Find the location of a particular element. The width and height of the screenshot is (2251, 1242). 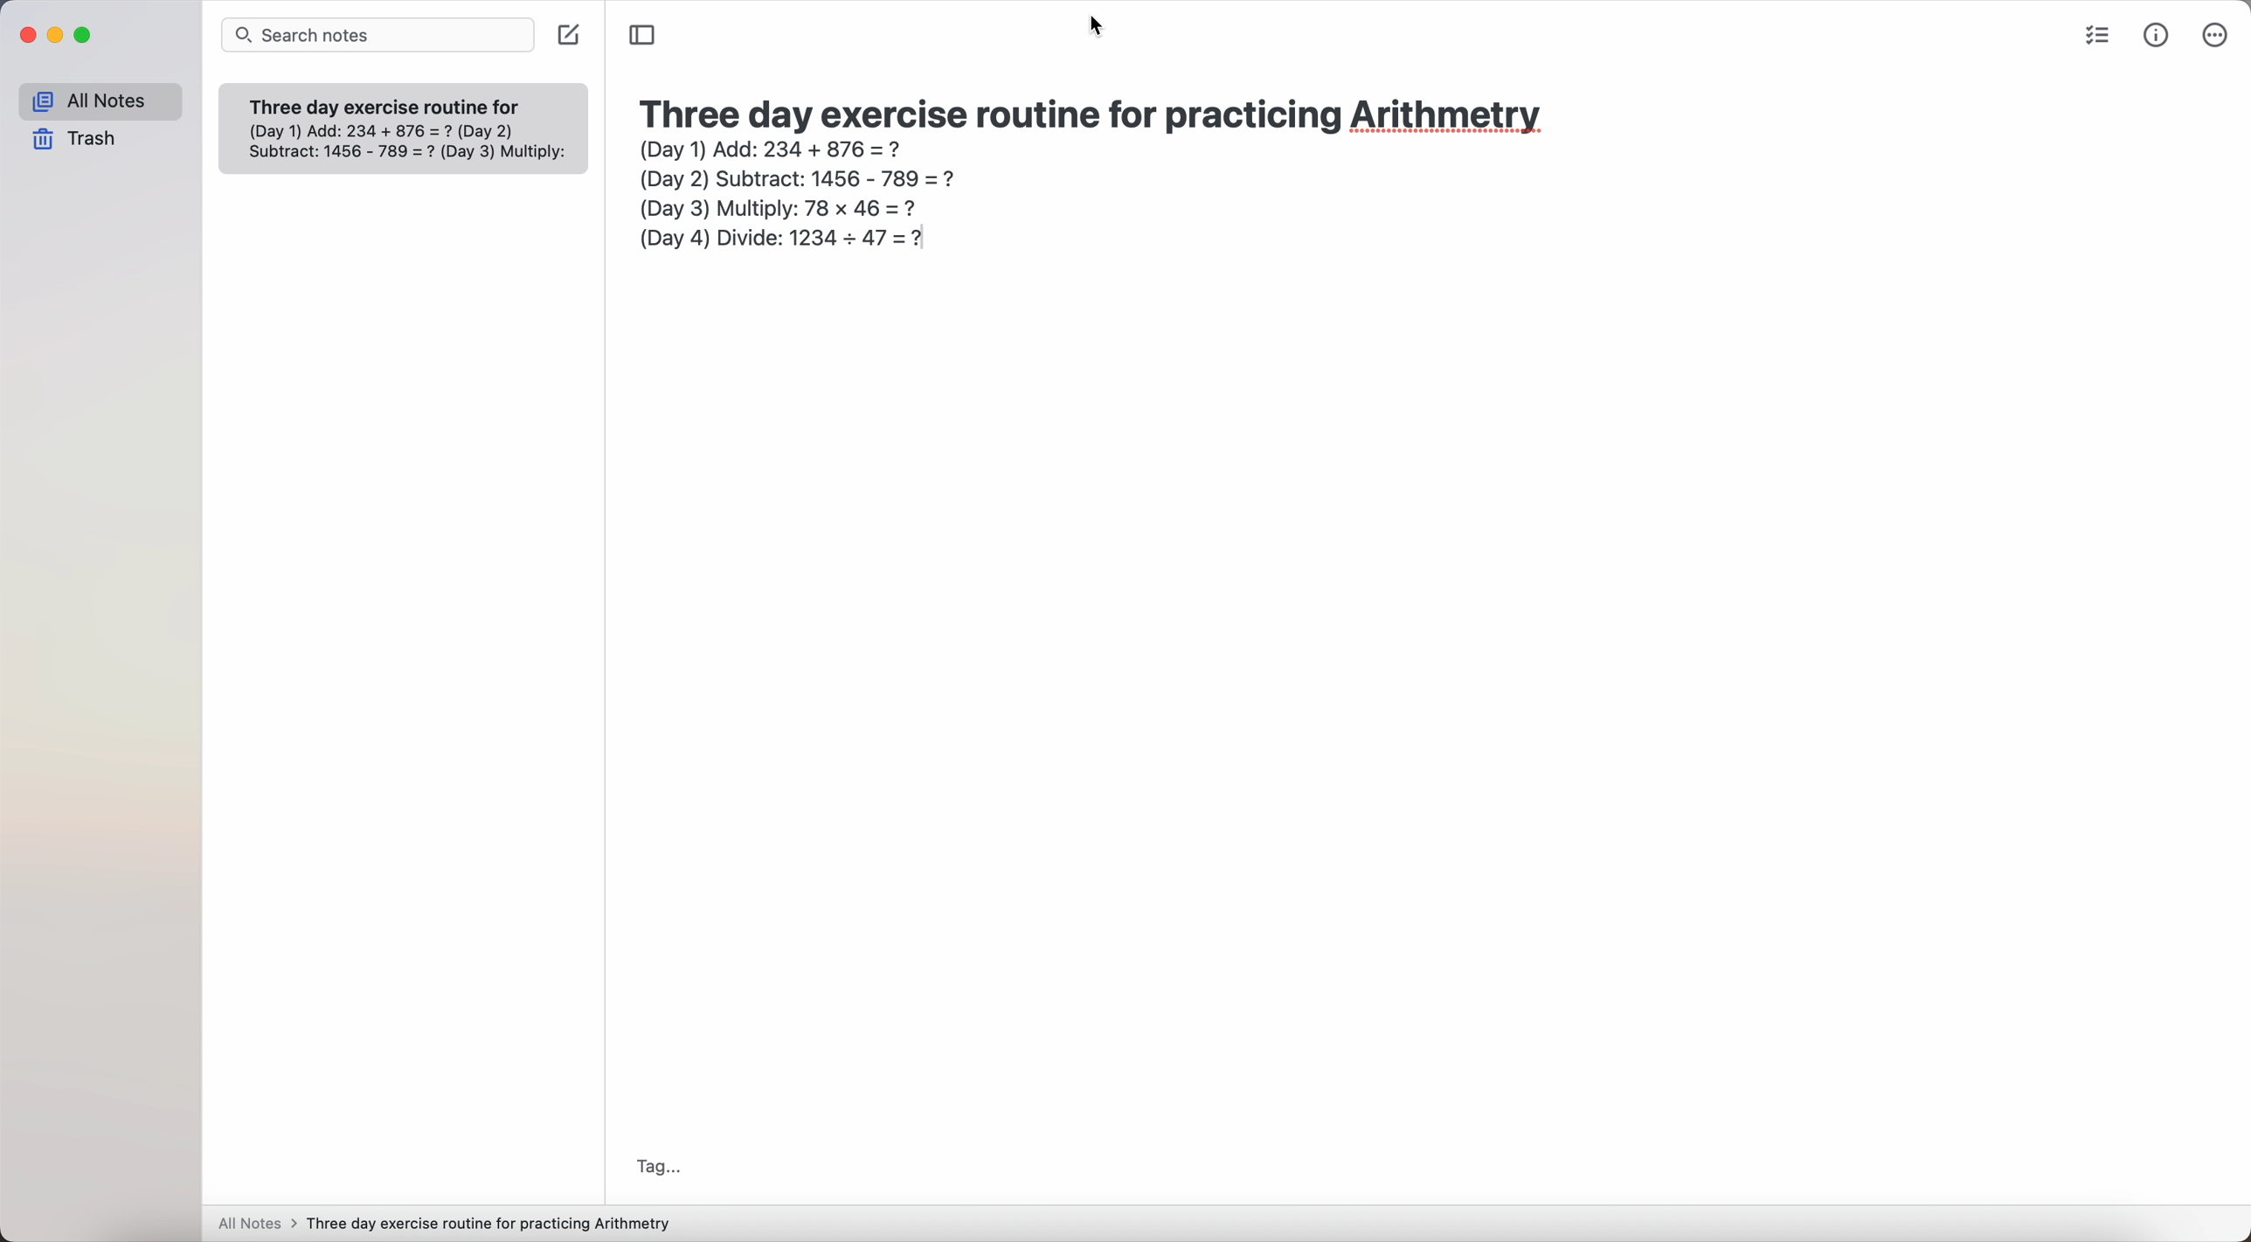

three day exercise routine for is located at coordinates (390, 104).